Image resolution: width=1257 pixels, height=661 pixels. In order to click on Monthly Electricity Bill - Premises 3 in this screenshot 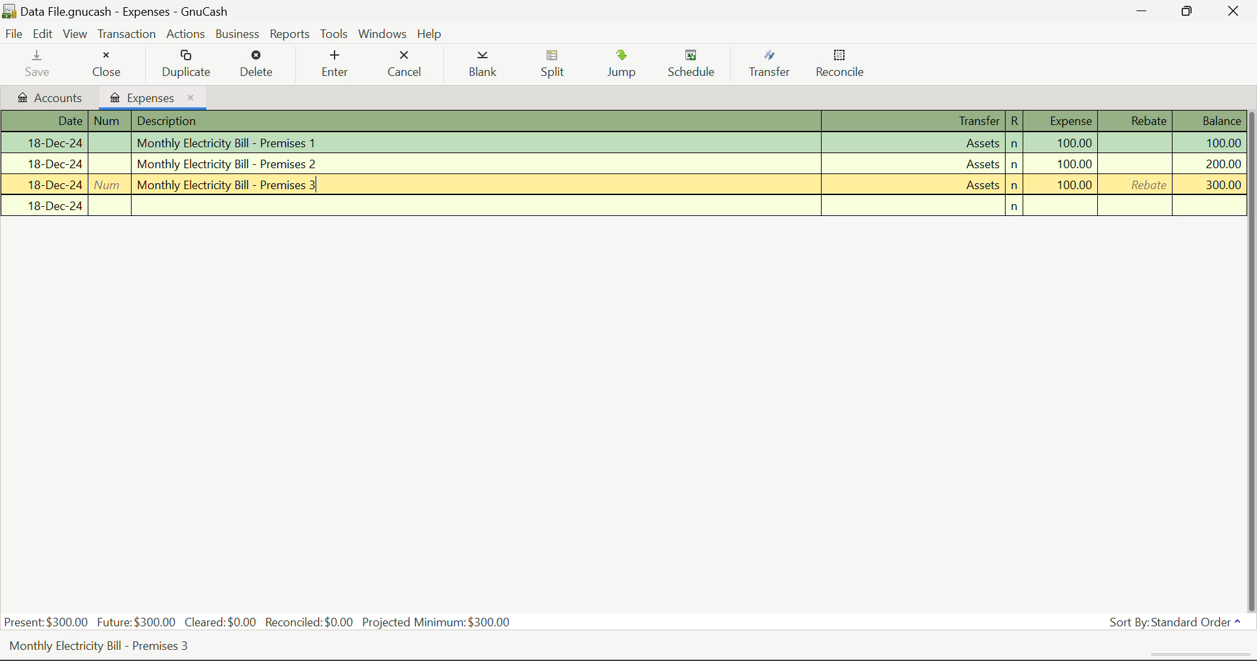, I will do `click(625, 184)`.